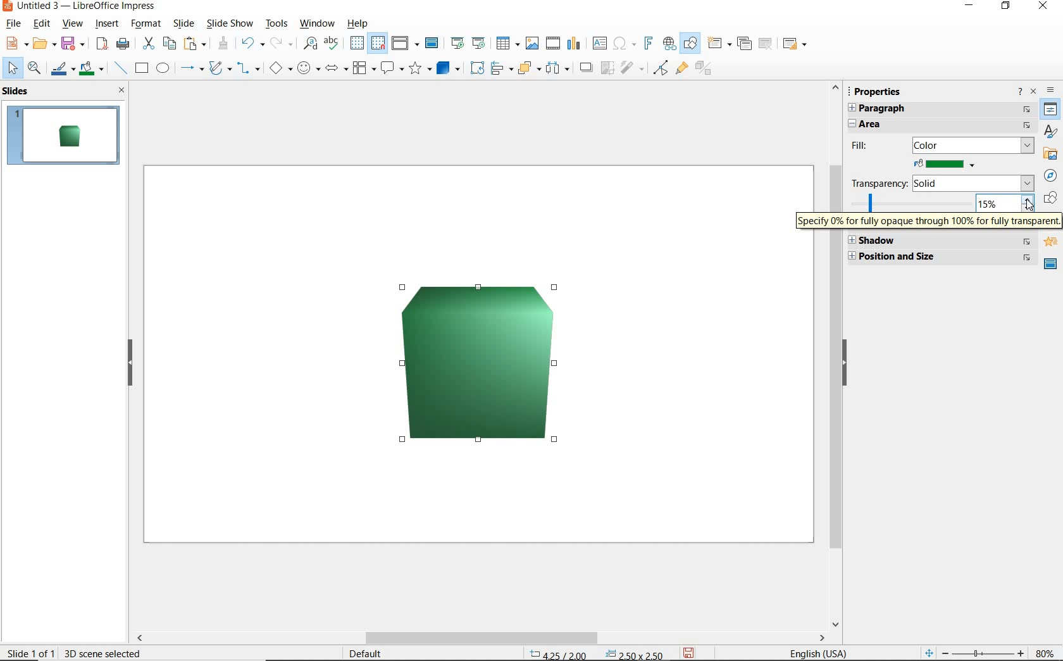 Image resolution: width=1063 pixels, height=661 pixels. I want to click on display grid, so click(356, 44).